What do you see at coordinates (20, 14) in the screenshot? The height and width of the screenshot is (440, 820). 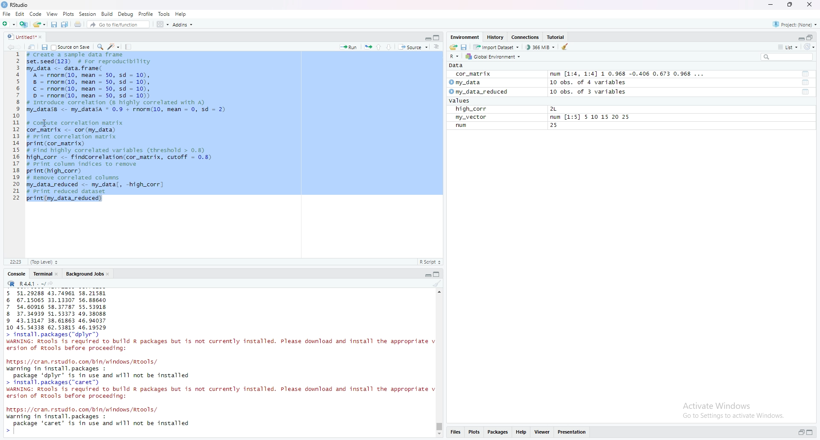 I see `Edit ` at bounding box center [20, 14].